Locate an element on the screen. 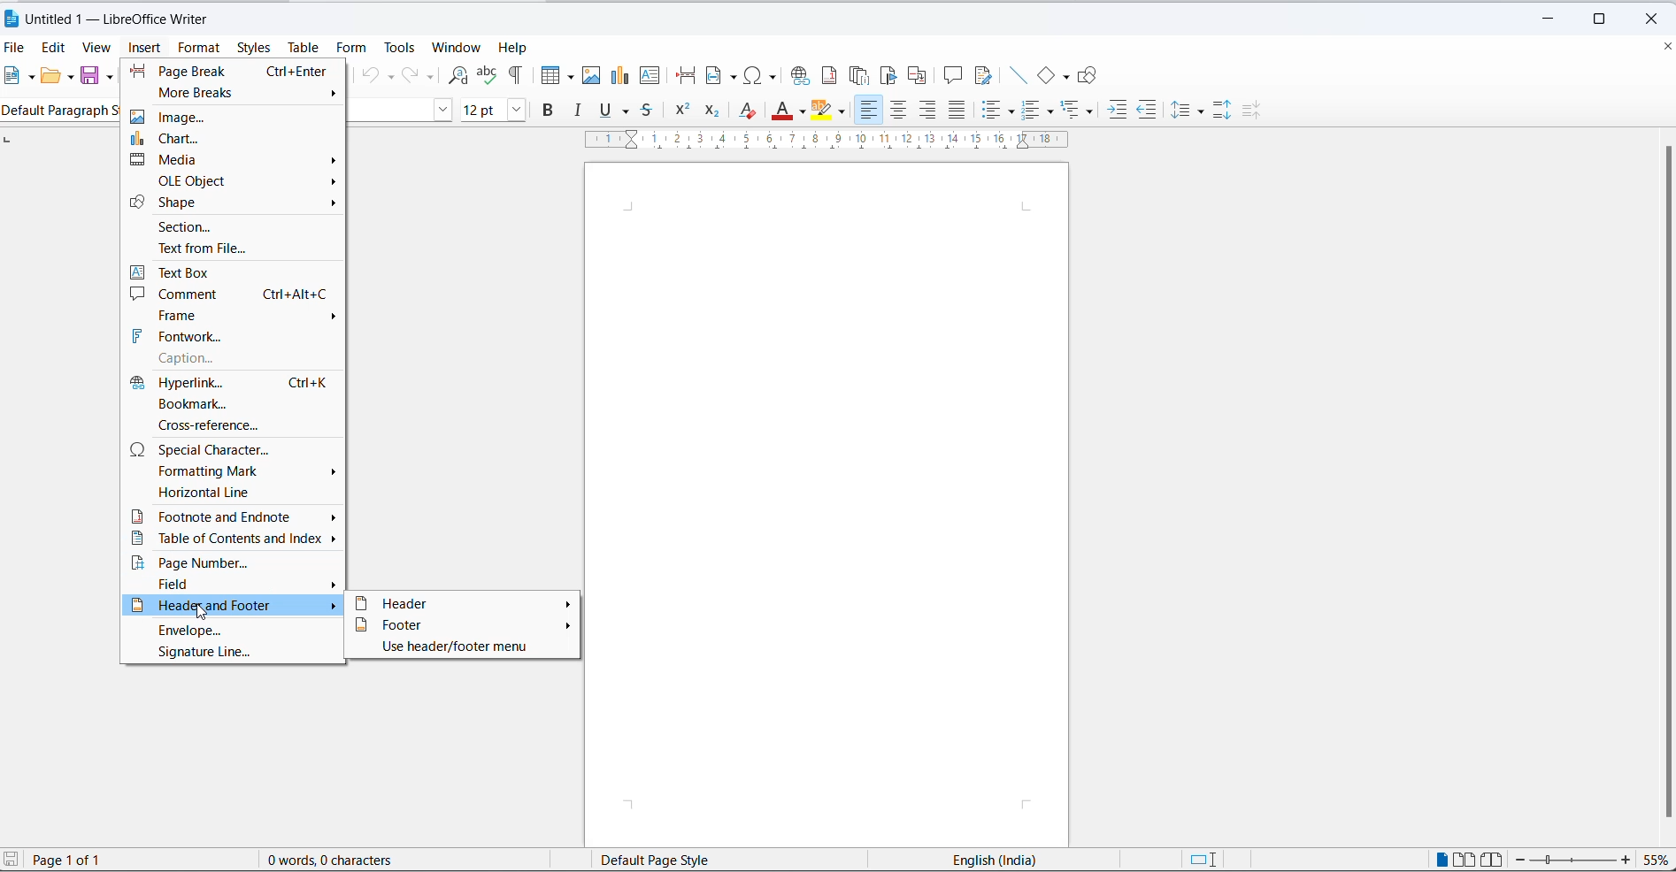  page number  is located at coordinates (235, 562).